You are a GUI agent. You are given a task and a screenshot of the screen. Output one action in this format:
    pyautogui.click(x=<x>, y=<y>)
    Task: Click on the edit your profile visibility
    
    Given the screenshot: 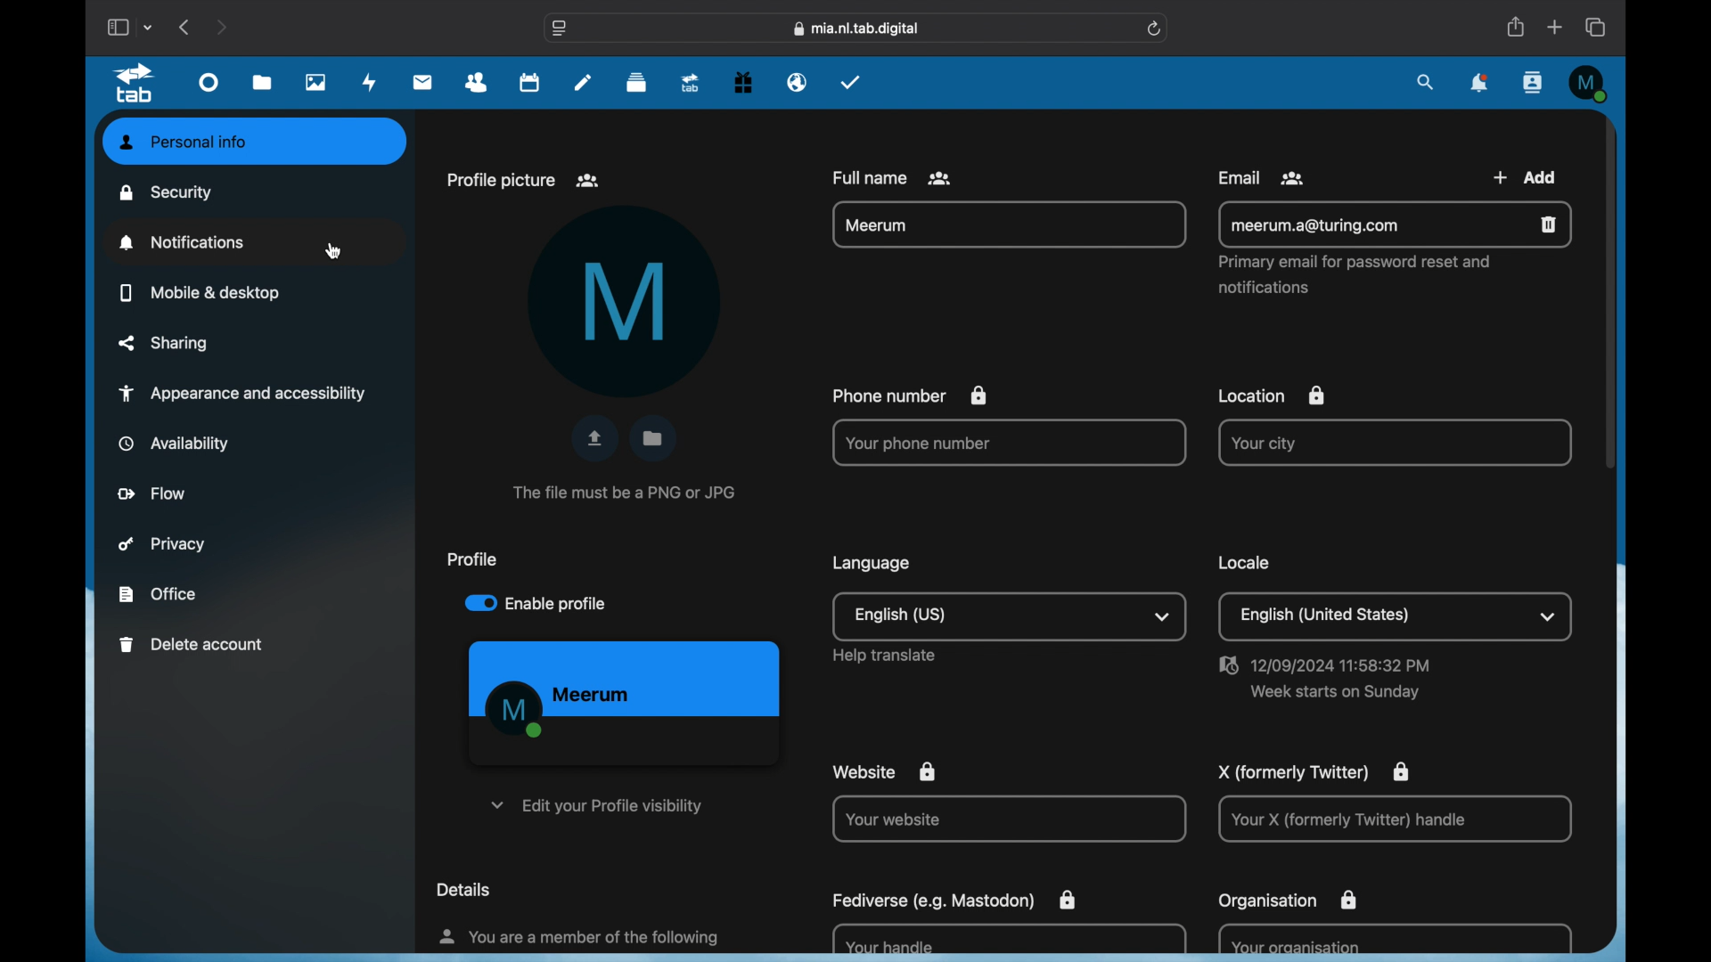 What is the action you would take?
    pyautogui.click(x=597, y=805)
    